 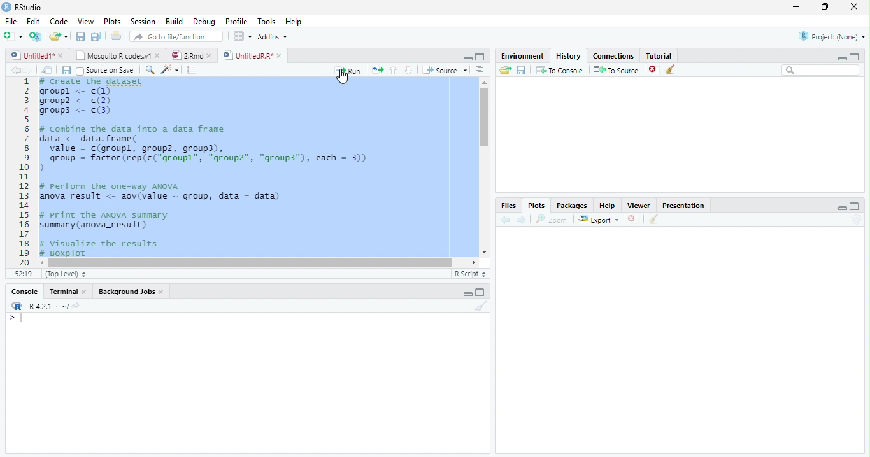 I want to click on Plots, so click(x=112, y=22).